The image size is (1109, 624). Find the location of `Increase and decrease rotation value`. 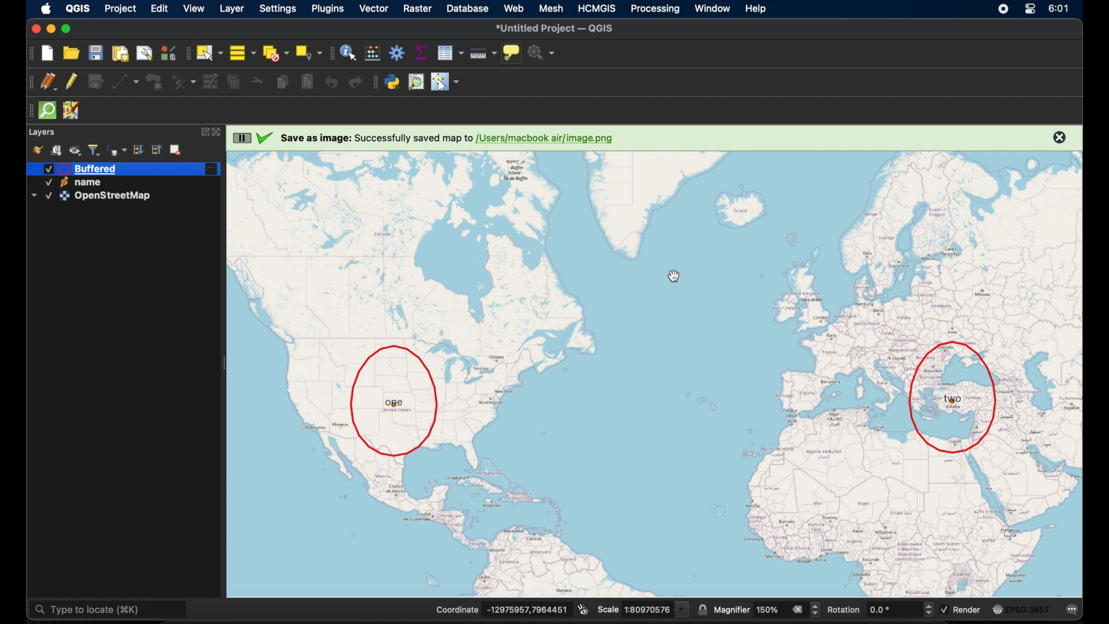

Increase and decrease rotation value is located at coordinates (928, 611).